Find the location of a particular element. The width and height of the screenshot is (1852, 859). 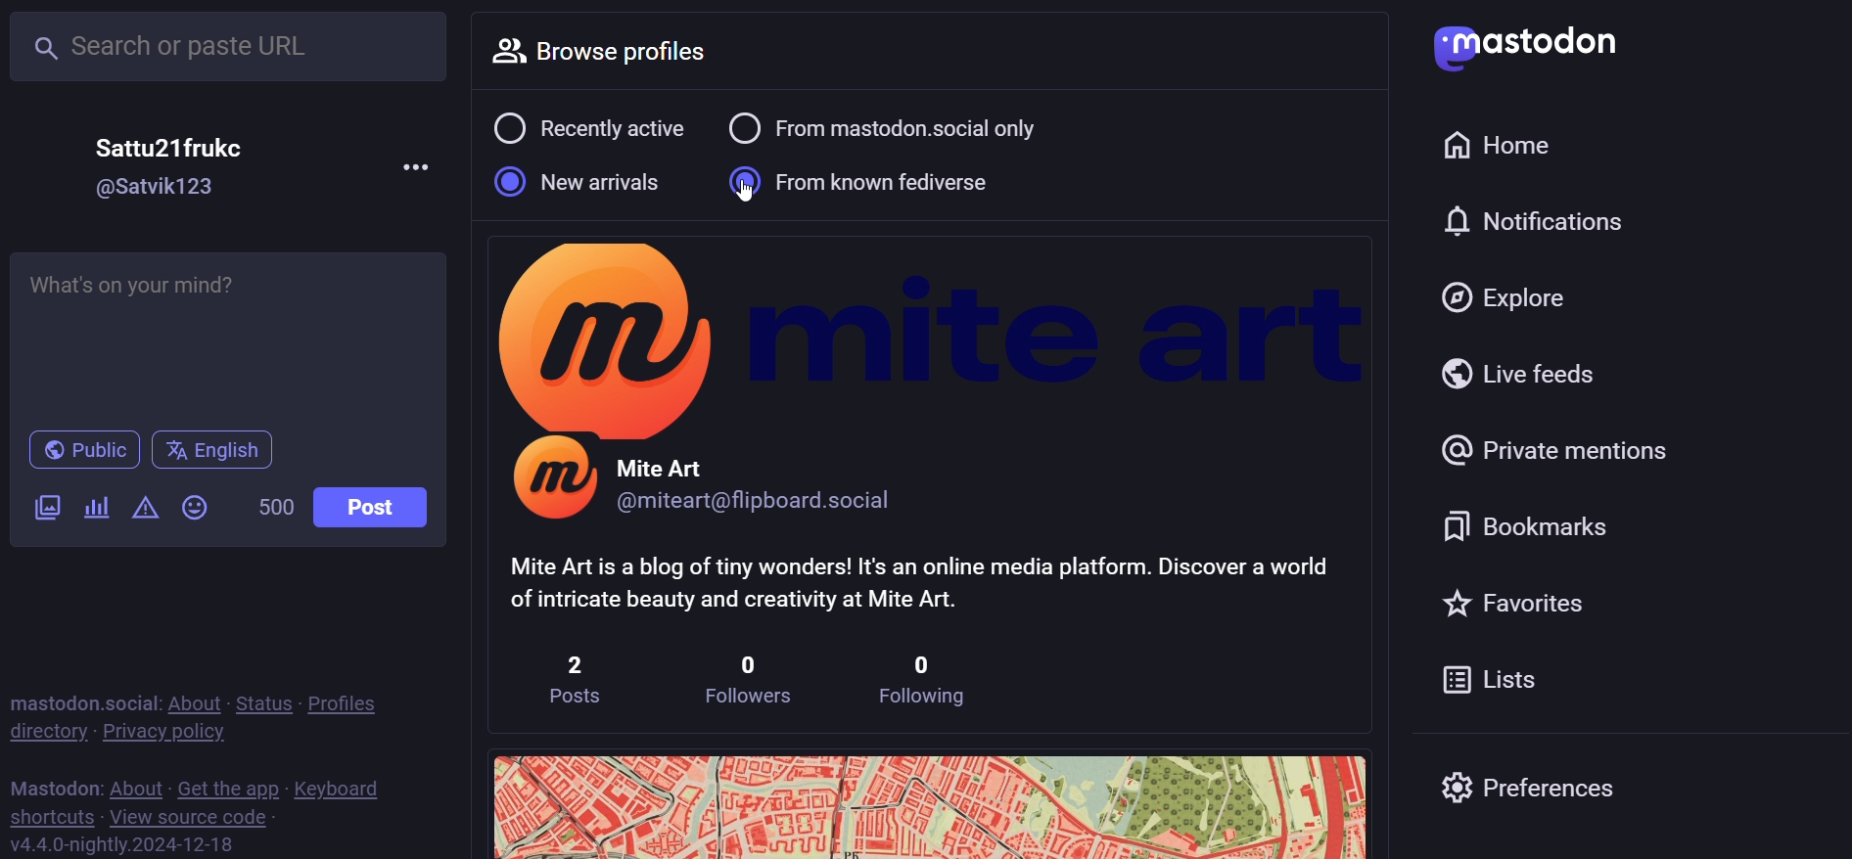

profiles is located at coordinates (355, 701).